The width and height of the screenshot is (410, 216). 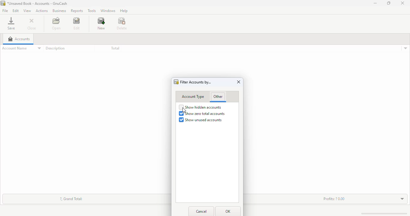 What do you see at coordinates (202, 211) in the screenshot?
I see `cancel` at bounding box center [202, 211].